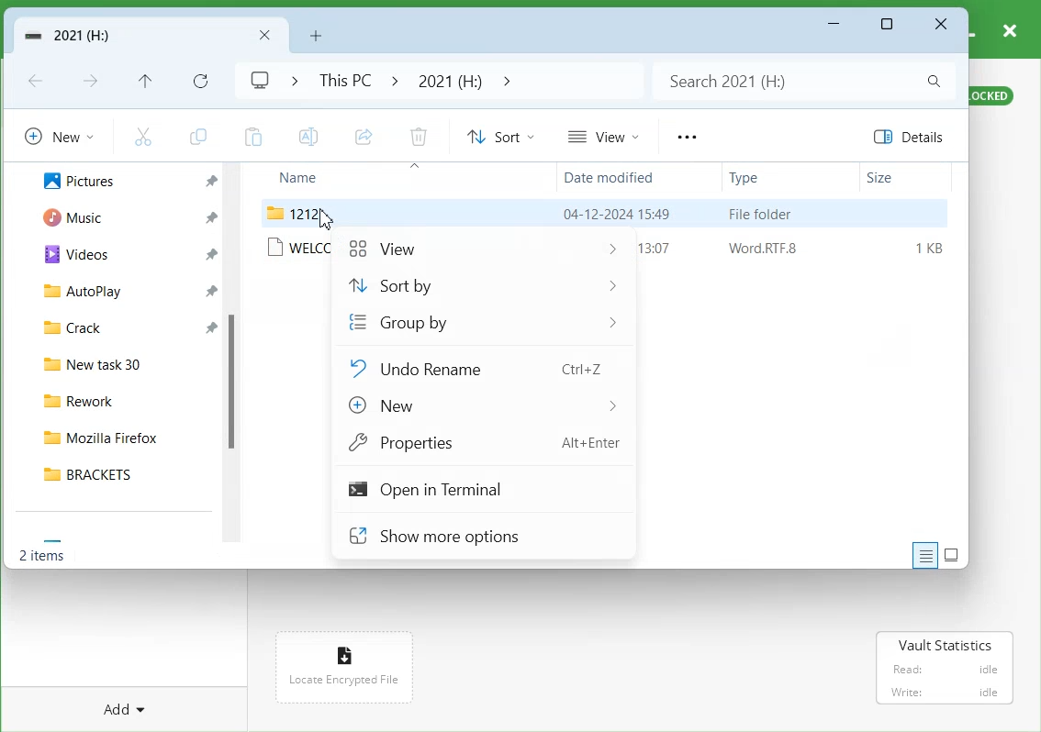  I want to click on Go Forward, so click(93, 83).